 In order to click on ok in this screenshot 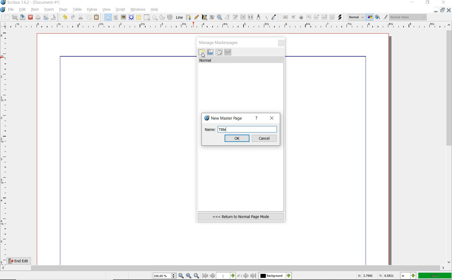, I will do `click(237, 138)`.